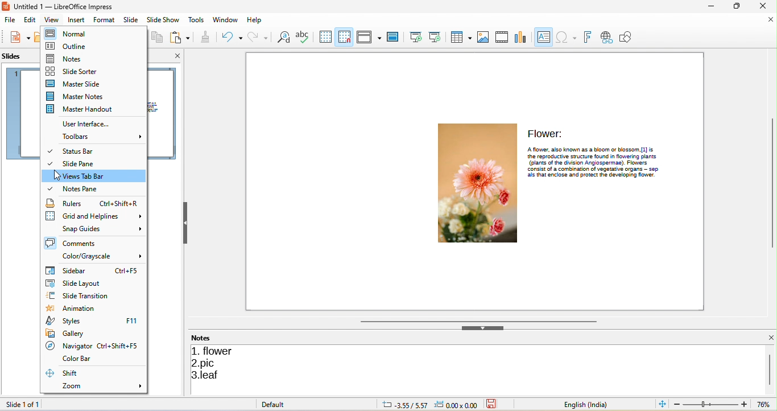  What do you see at coordinates (103, 136) in the screenshot?
I see `toolbars` at bounding box center [103, 136].